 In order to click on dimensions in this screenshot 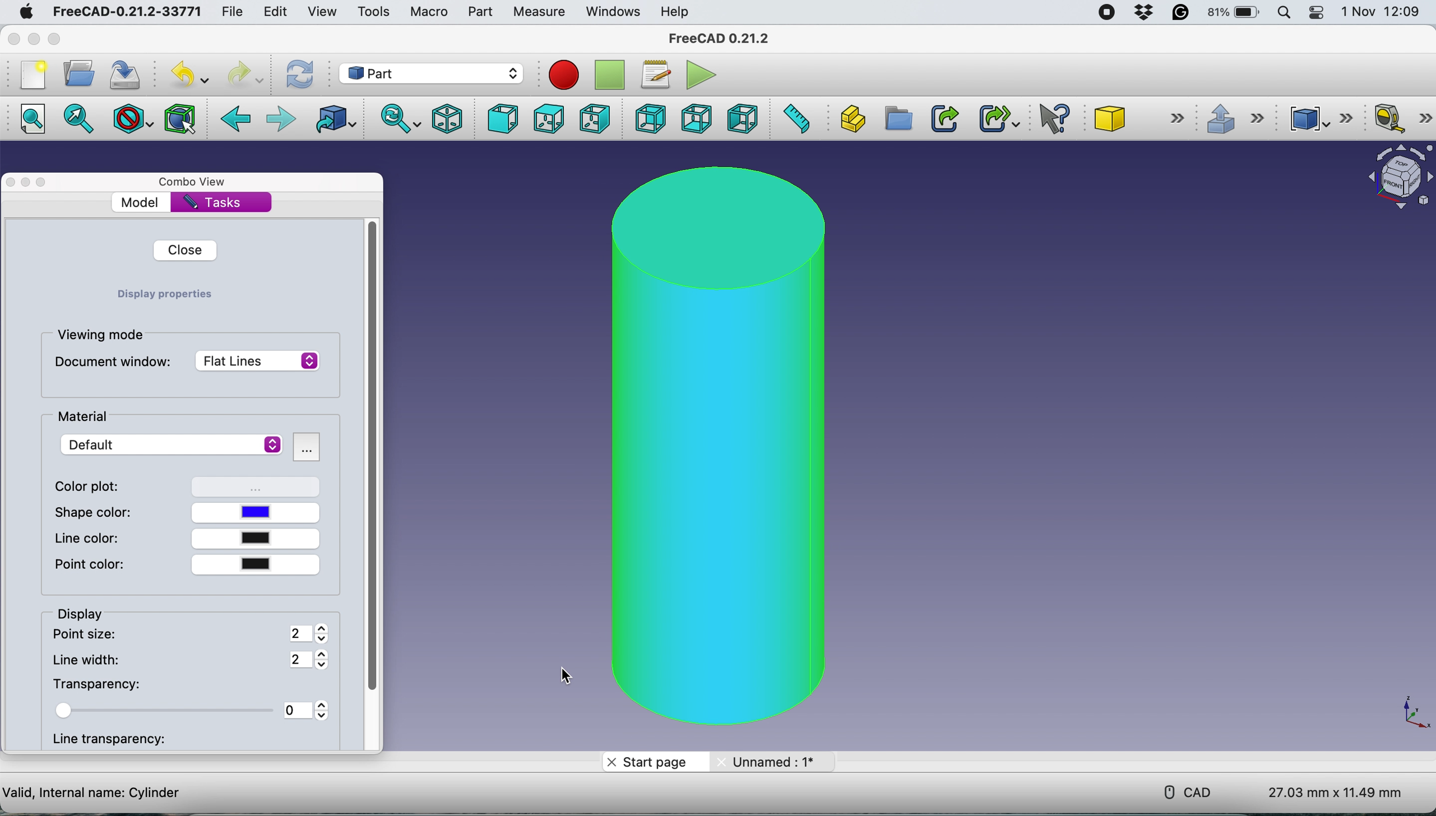, I will do `click(1328, 792)`.